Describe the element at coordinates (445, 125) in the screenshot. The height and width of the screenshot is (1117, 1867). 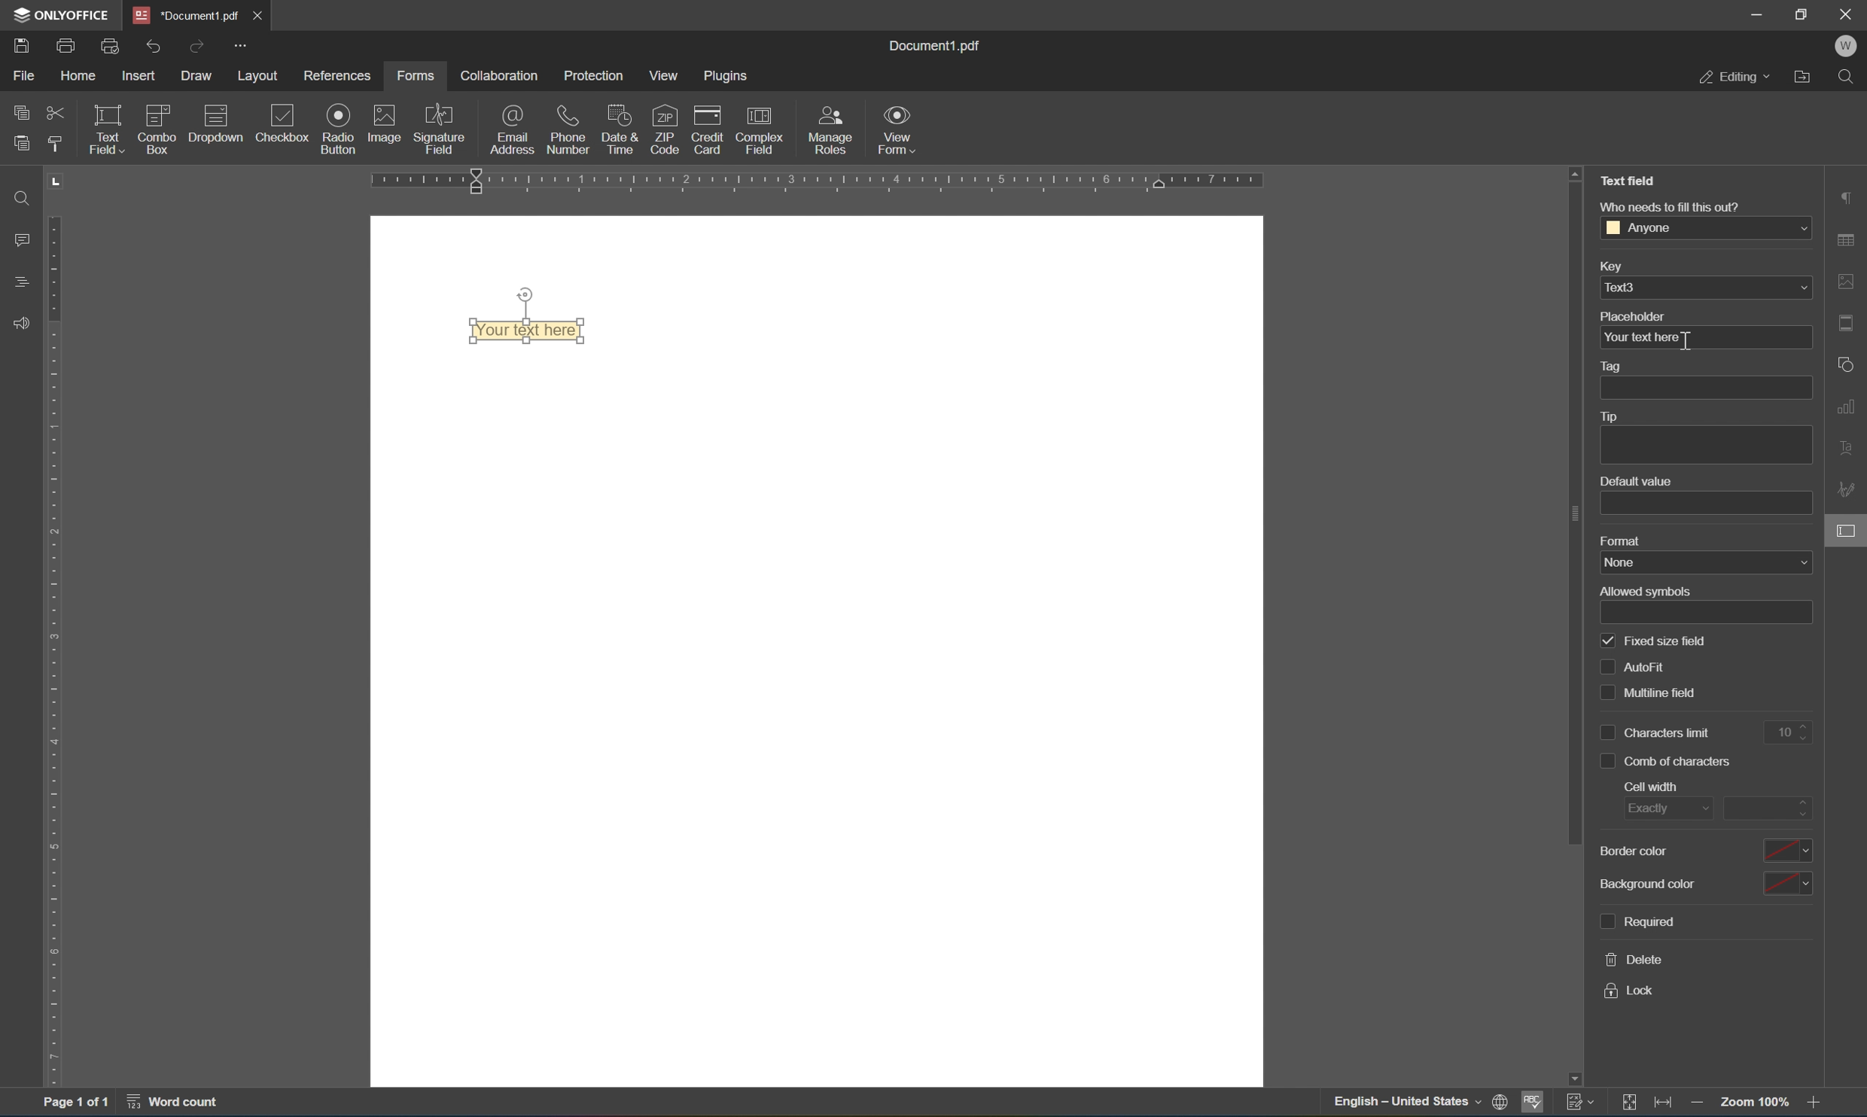
I see `signature field` at that location.